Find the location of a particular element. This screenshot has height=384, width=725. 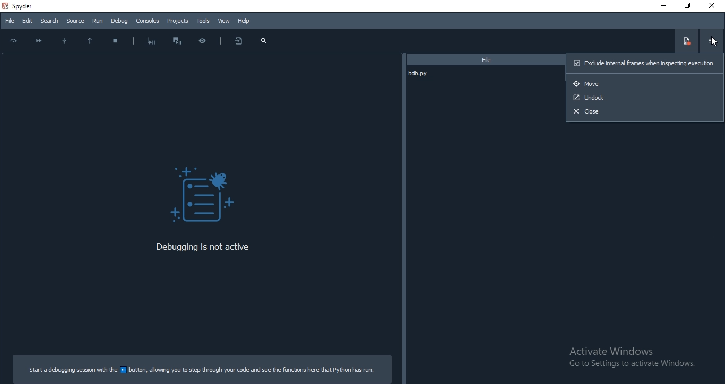

Continue execution until next breakpoint is located at coordinates (37, 40).